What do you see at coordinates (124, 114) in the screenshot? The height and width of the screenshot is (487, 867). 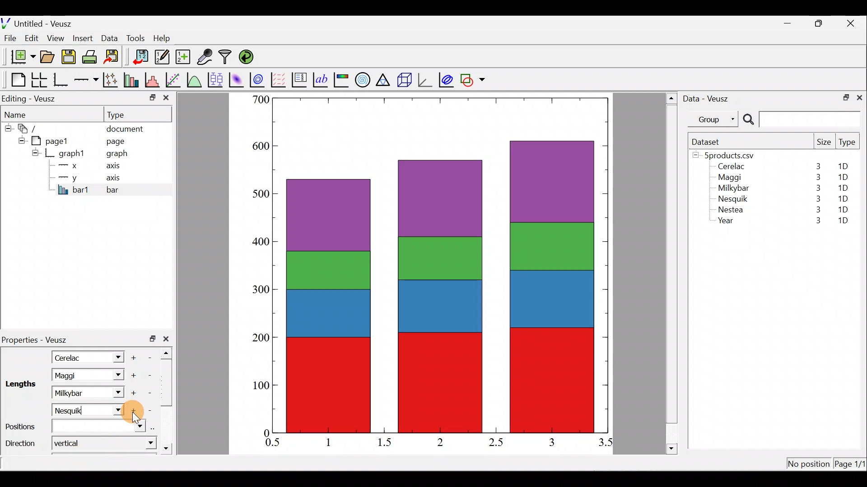 I see `Type` at bounding box center [124, 114].